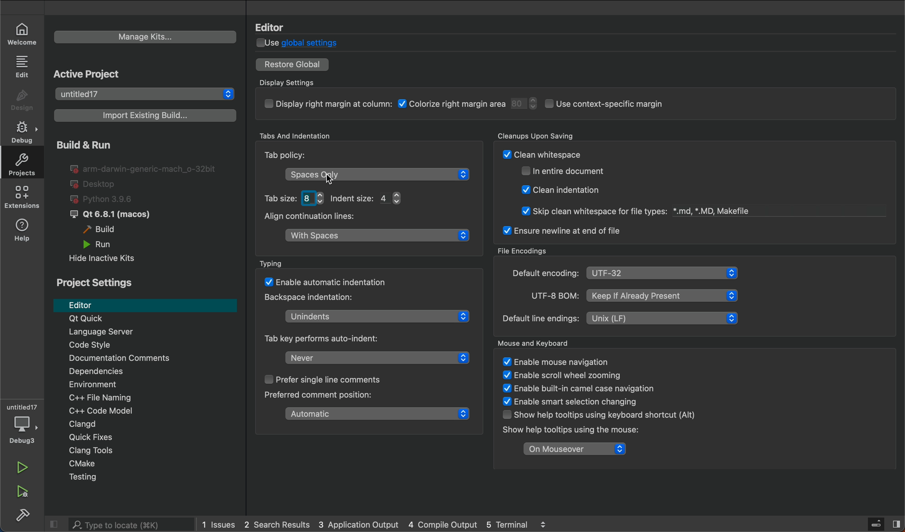 This screenshot has height=532, width=905. Describe the element at coordinates (148, 438) in the screenshot. I see `Quick fixes` at that location.